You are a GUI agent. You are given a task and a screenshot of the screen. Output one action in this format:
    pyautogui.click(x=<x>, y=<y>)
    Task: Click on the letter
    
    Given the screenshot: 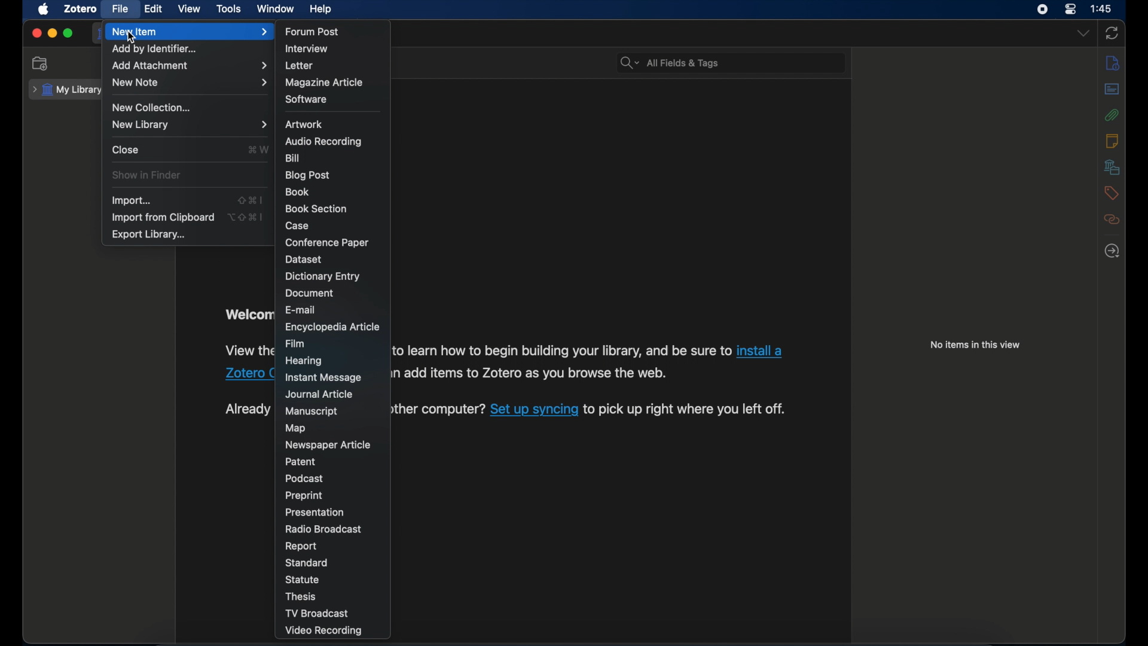 What is the action you would take?
    pyautogui.click(x=299, y=66)
    